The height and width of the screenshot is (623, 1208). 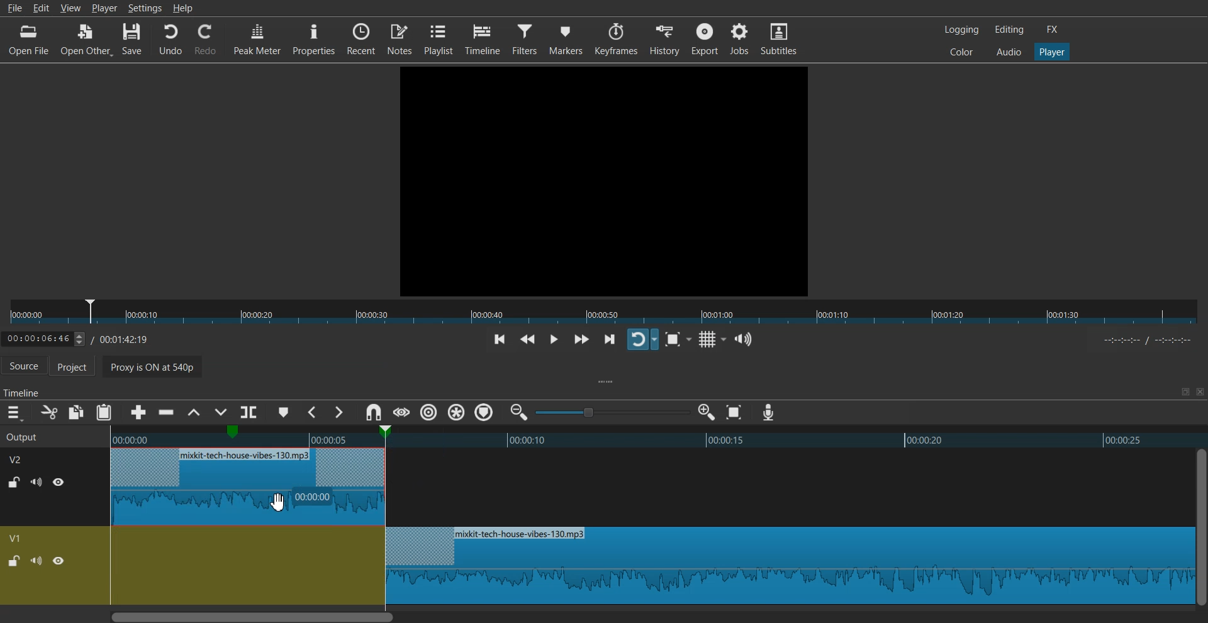 What do you see at coordinates (15, 482) in the screenshot?
I see `Lock / UnLock` at bounding box center [15, 482].